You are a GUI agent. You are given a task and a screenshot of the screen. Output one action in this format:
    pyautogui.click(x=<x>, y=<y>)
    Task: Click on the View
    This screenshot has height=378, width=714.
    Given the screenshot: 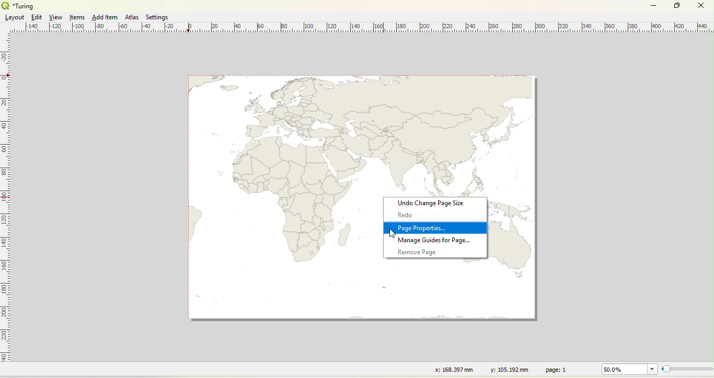 What is the action you would take?
    pyautogui.click(x=56, y=17)
    